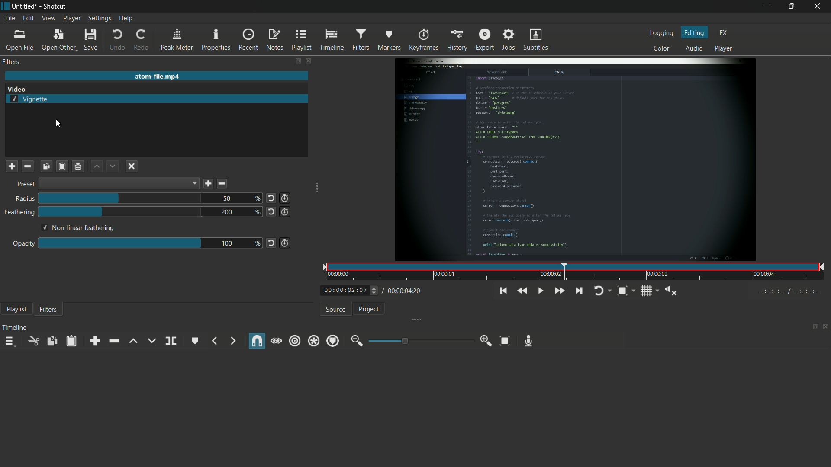  I want to click on close filters, so click(311, 61).